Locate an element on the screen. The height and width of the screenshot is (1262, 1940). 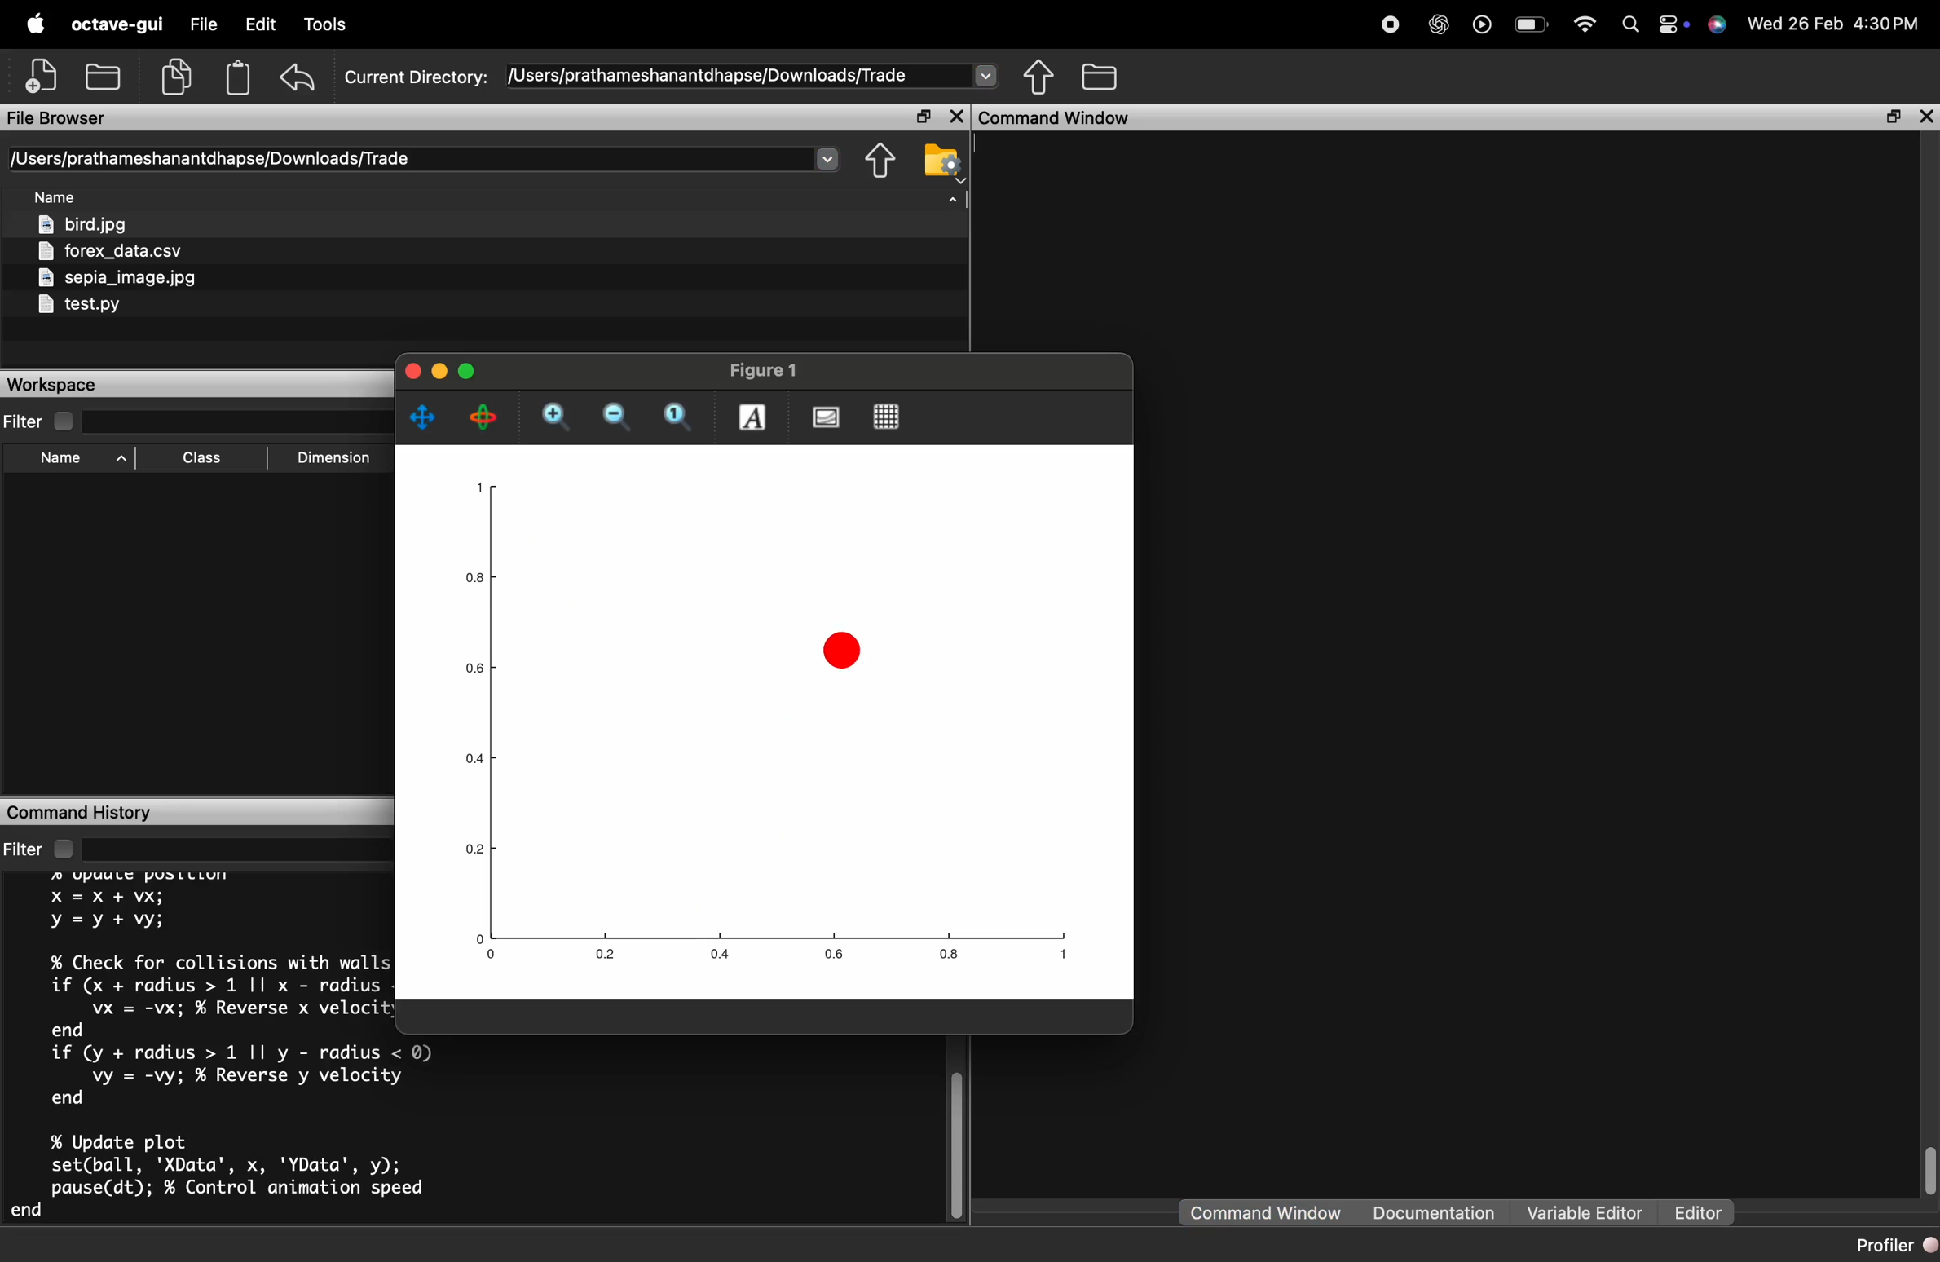
zoom out is located at coordinates (618, 419).